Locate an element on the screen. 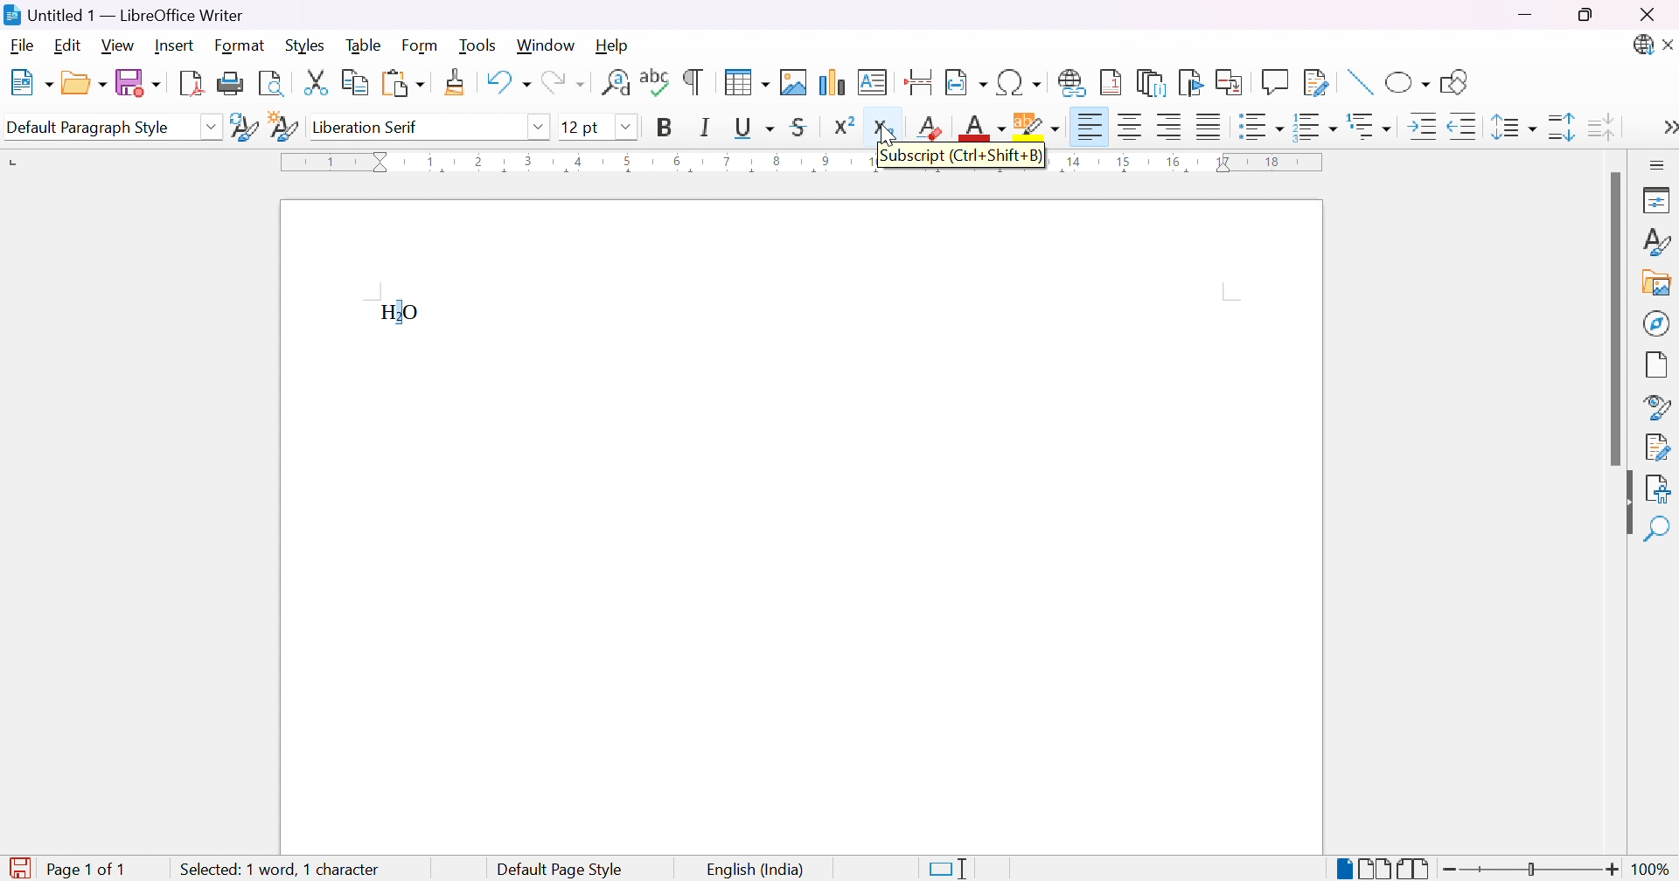  Decrease indent is located at coordinates (1464, 129).